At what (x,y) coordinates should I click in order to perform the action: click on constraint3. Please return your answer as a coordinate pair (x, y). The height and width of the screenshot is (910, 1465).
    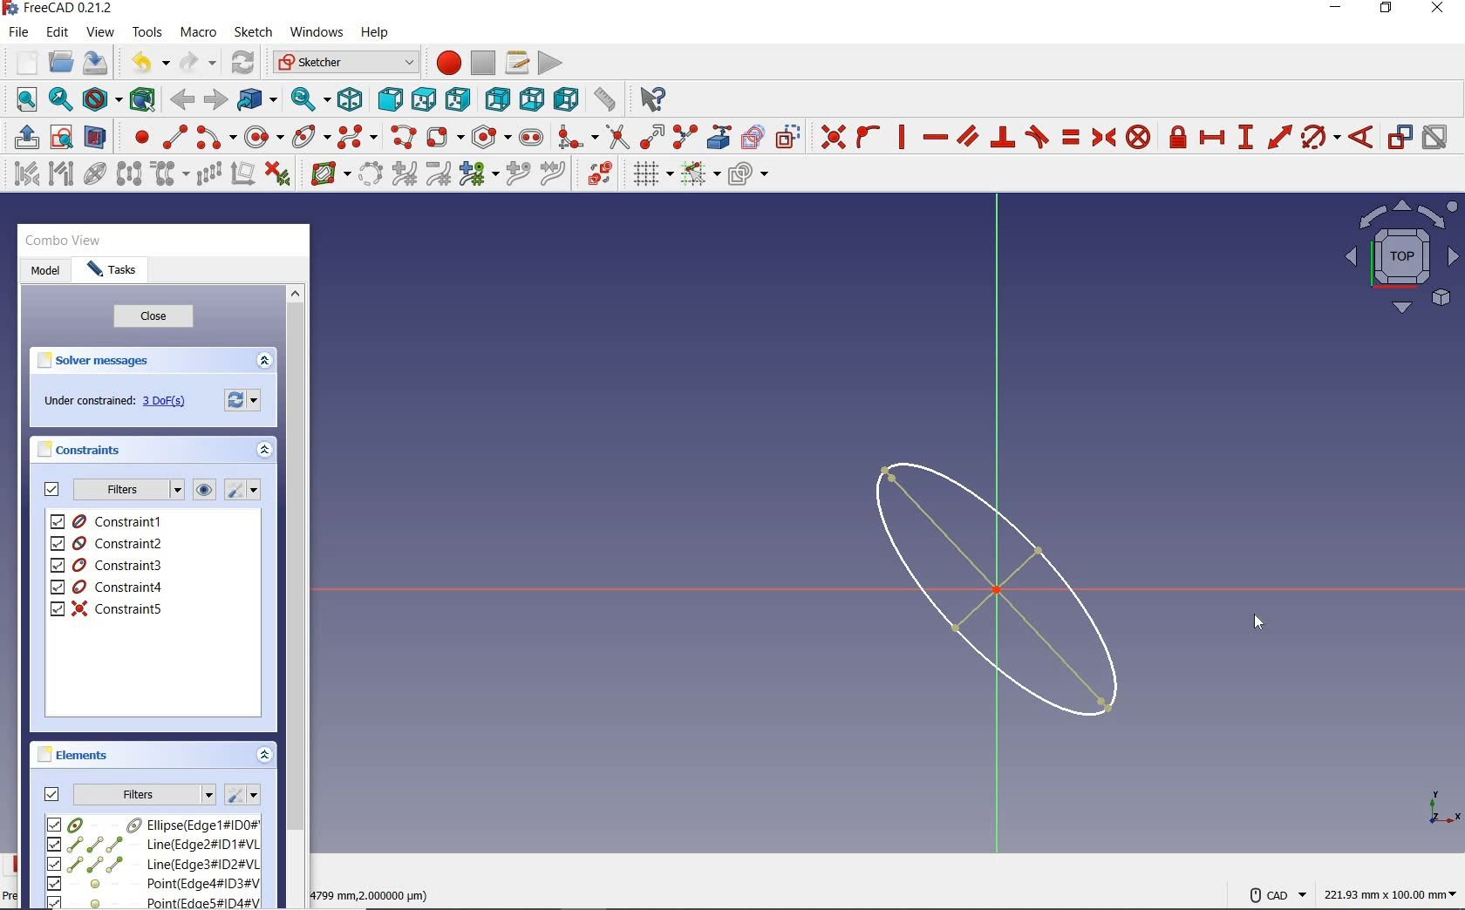
    Looking at the image, I should click on (108, 566).